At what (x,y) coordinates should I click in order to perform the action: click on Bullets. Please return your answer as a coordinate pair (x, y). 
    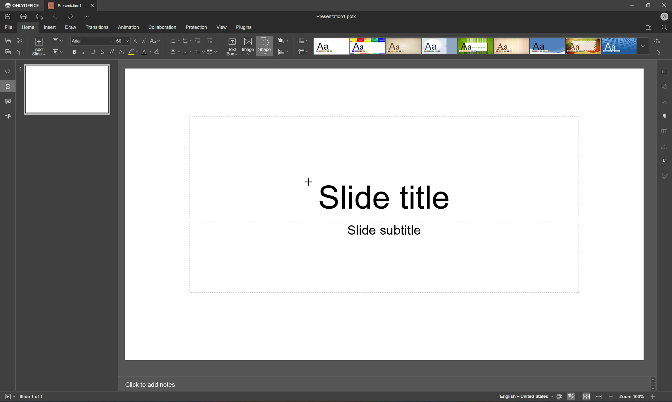
    Looking at the image, I should click on (173, 40).